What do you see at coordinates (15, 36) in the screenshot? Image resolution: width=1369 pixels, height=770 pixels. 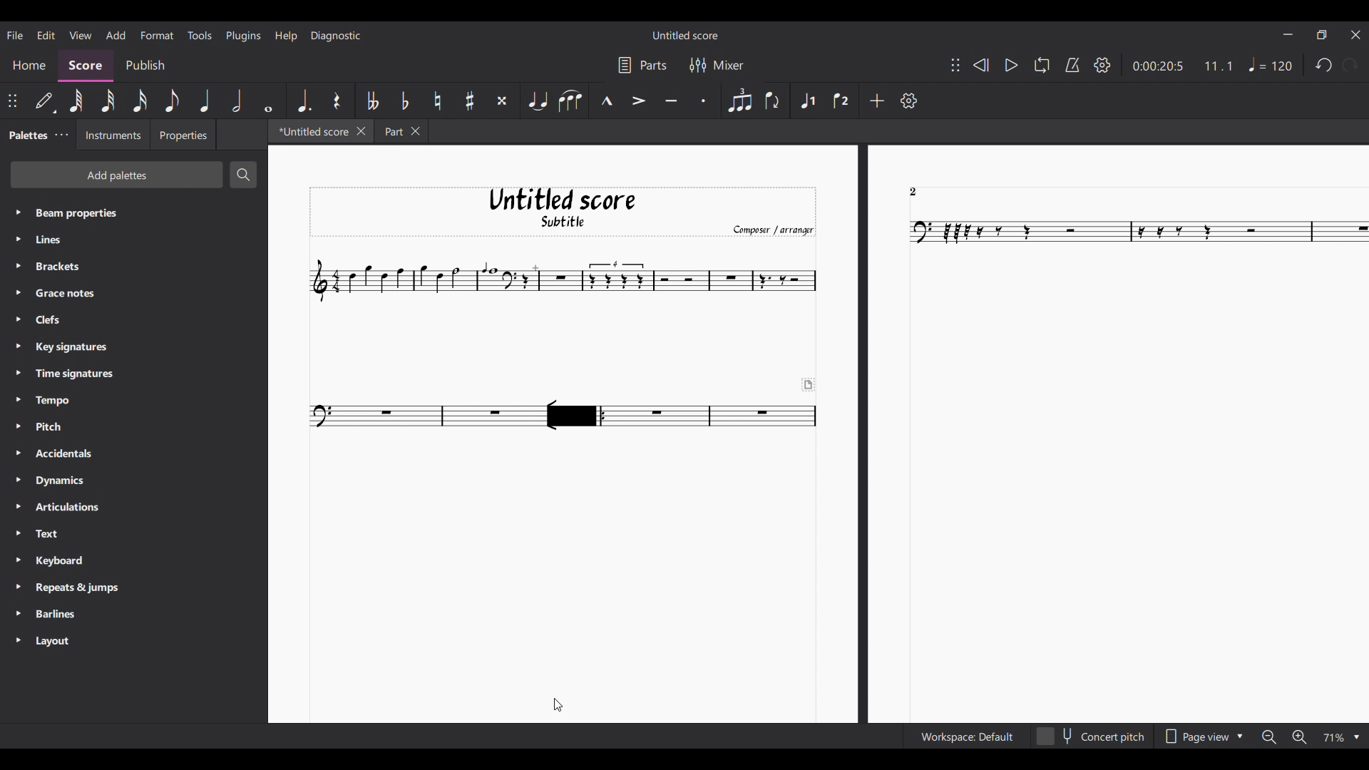 I see `File menu` at bounding box center [15, 36].